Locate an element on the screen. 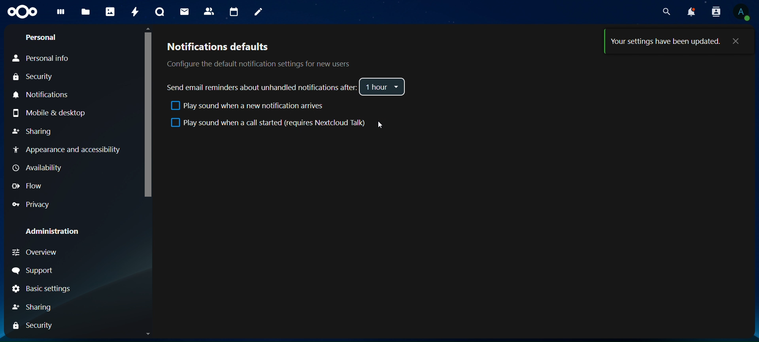  Support is located at coordinates (33, 271).